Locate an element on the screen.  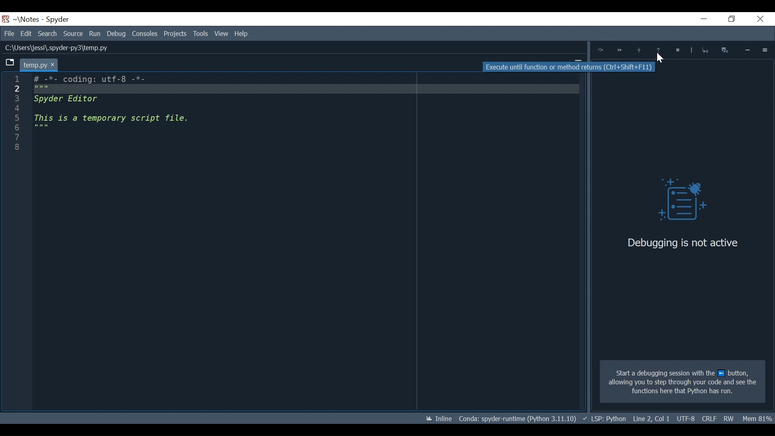
Step into function or method is located at coordinates (639, 51).